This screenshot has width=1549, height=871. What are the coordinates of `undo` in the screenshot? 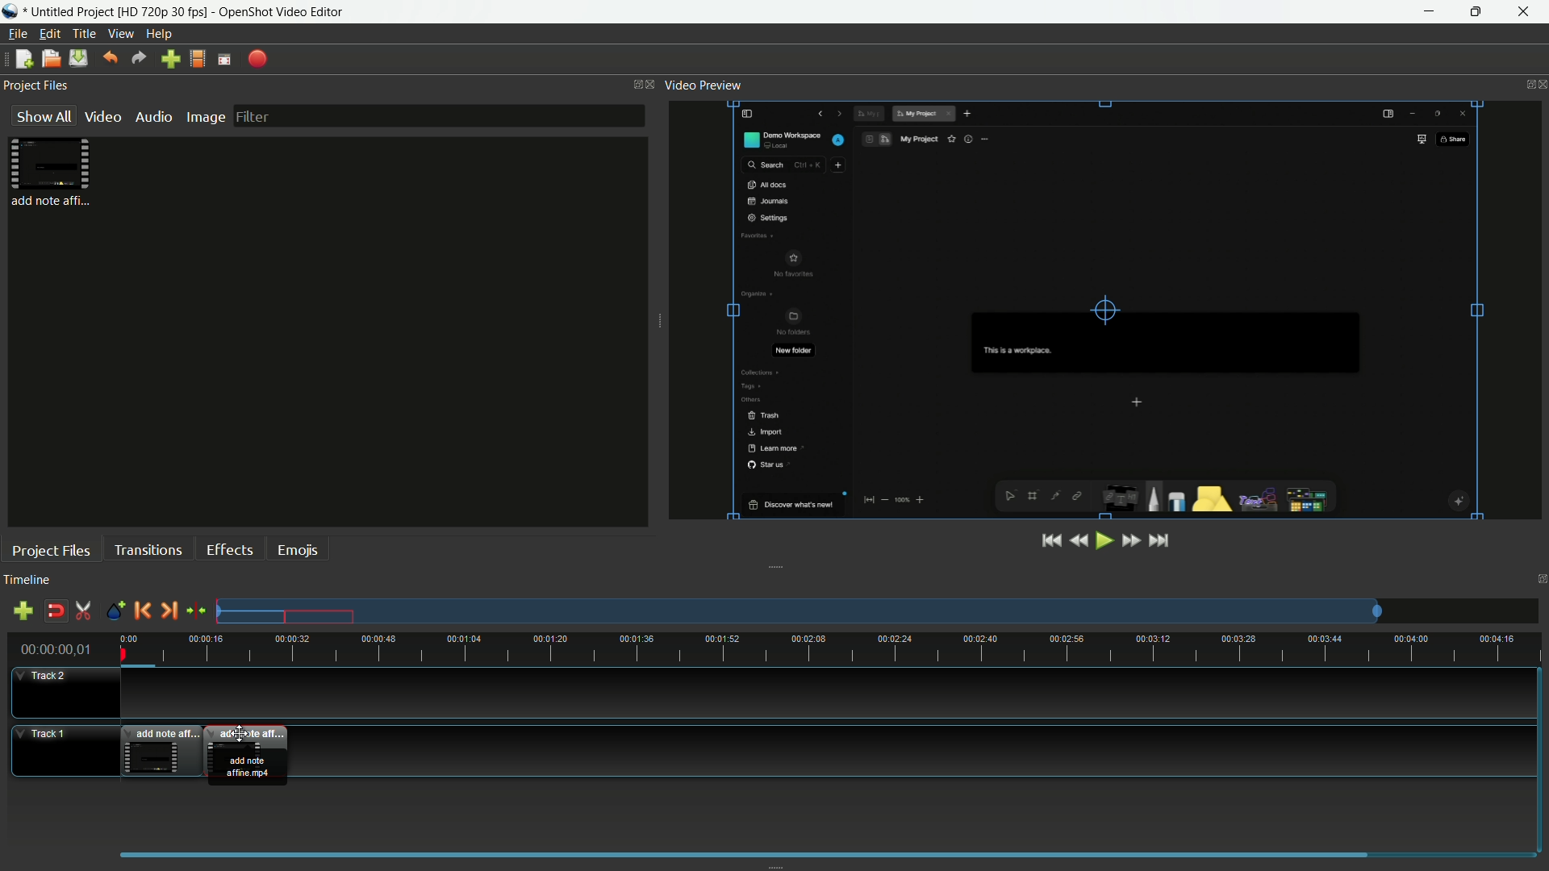 It's located at (112, 57).